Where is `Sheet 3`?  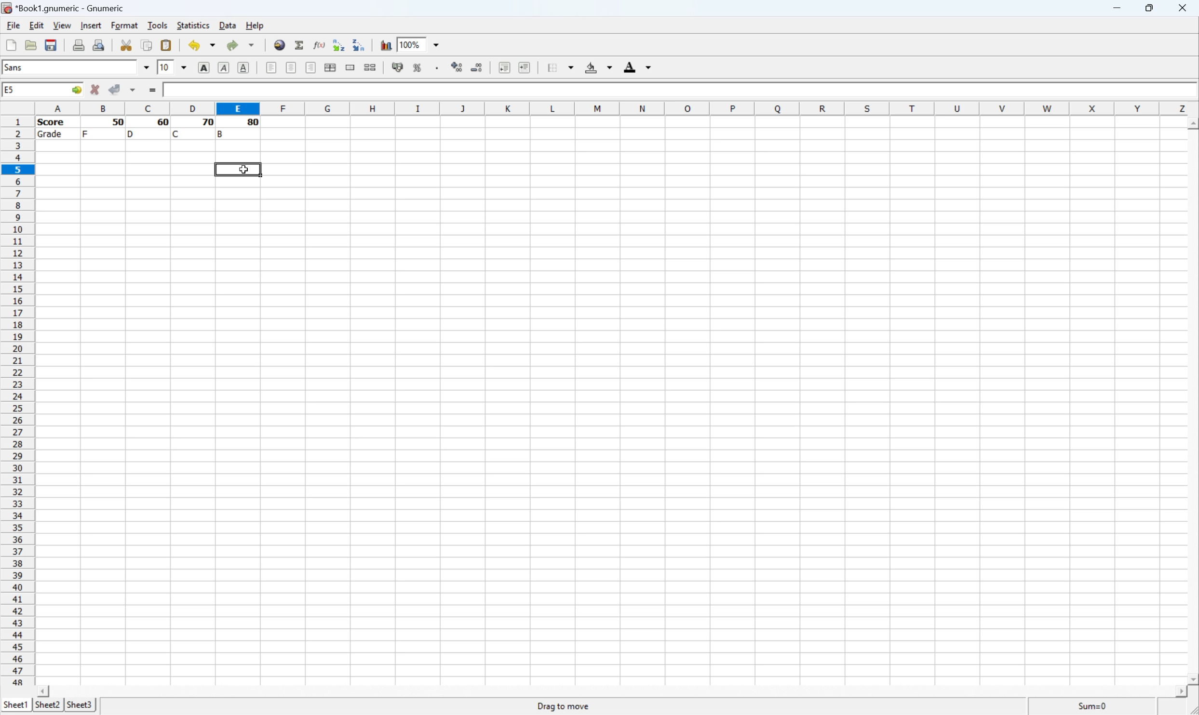
Sheet 3 is located at coordinates (81, 705).